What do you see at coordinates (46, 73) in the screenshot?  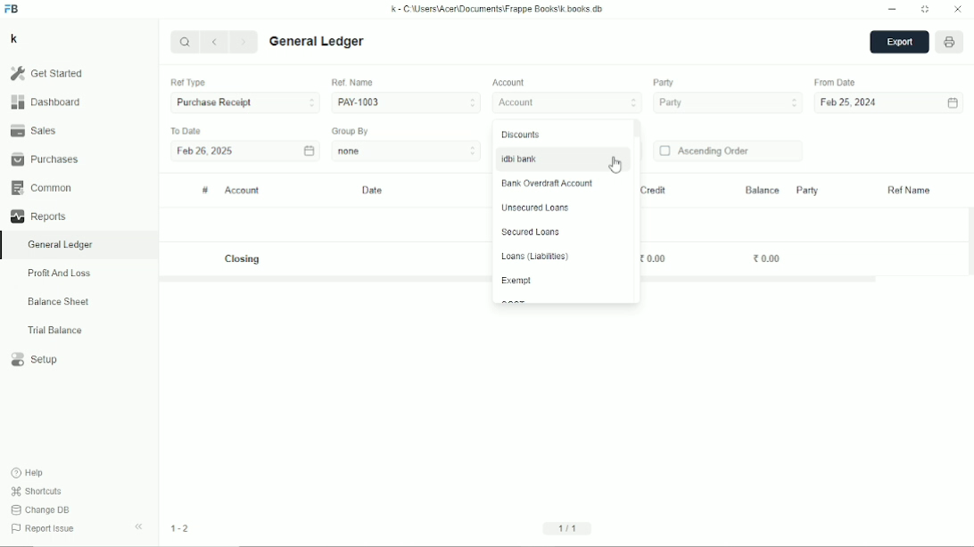 I see `Get started` at bounding box center [46, 73].